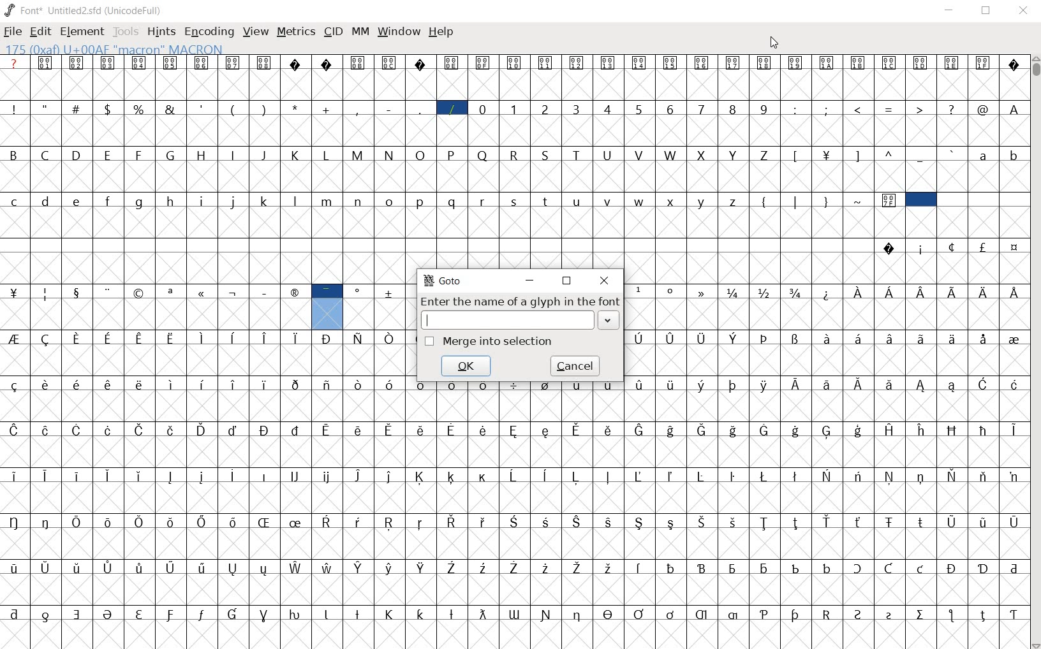 The width and height of the screenshot is (1041, 649). I want to click on MINIMIZE, so click(949, 10).